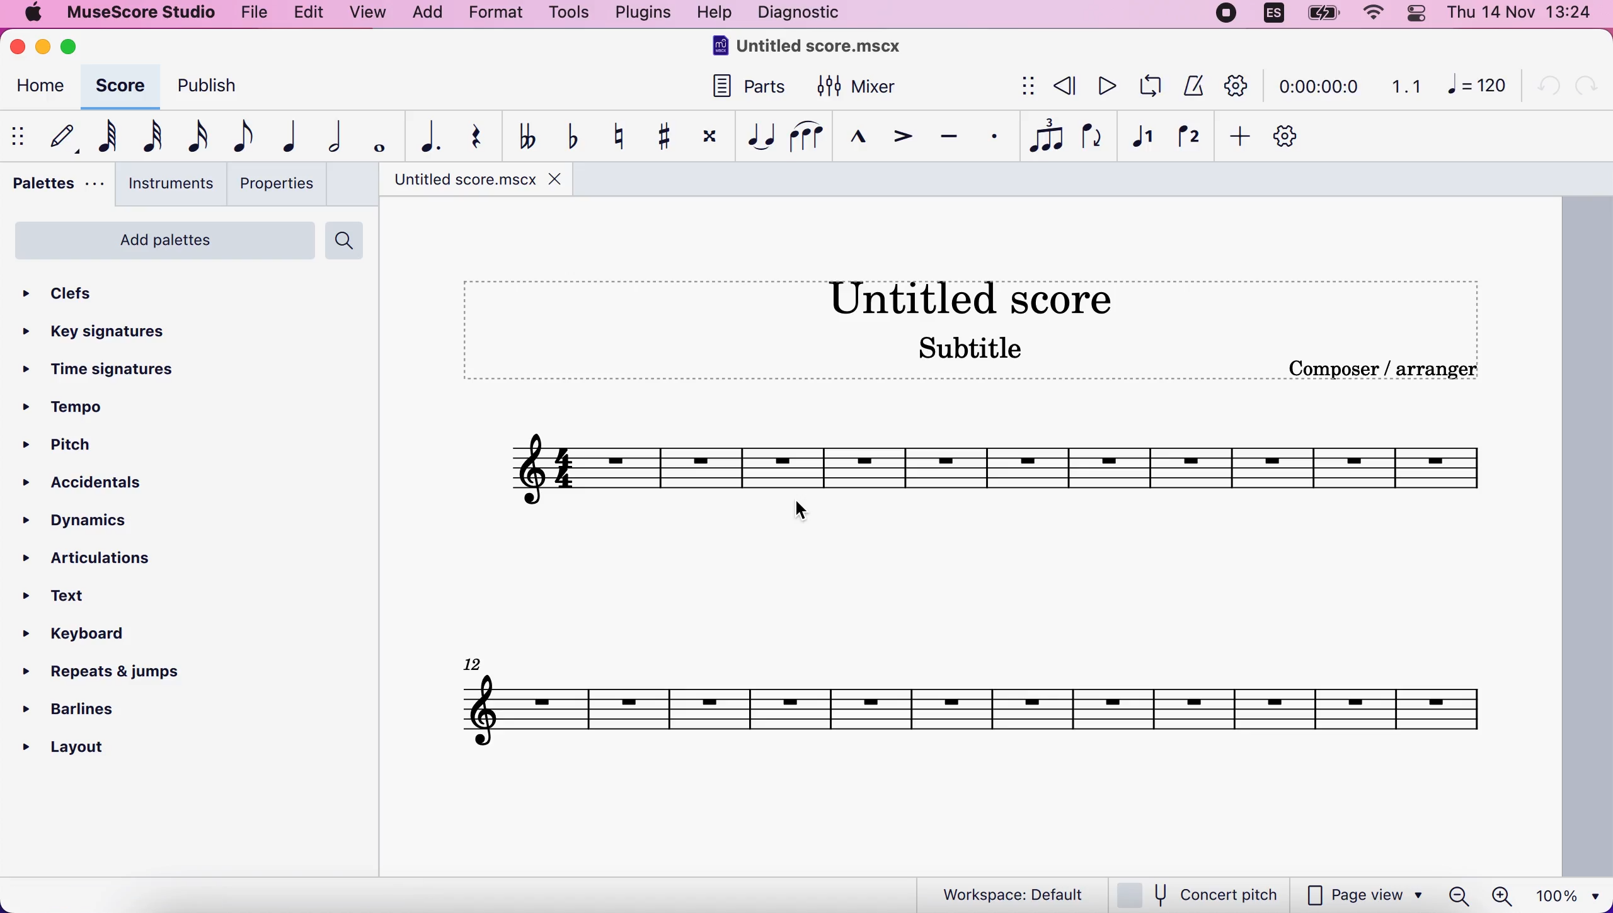  I want to click on mixer, so click(873, 87).